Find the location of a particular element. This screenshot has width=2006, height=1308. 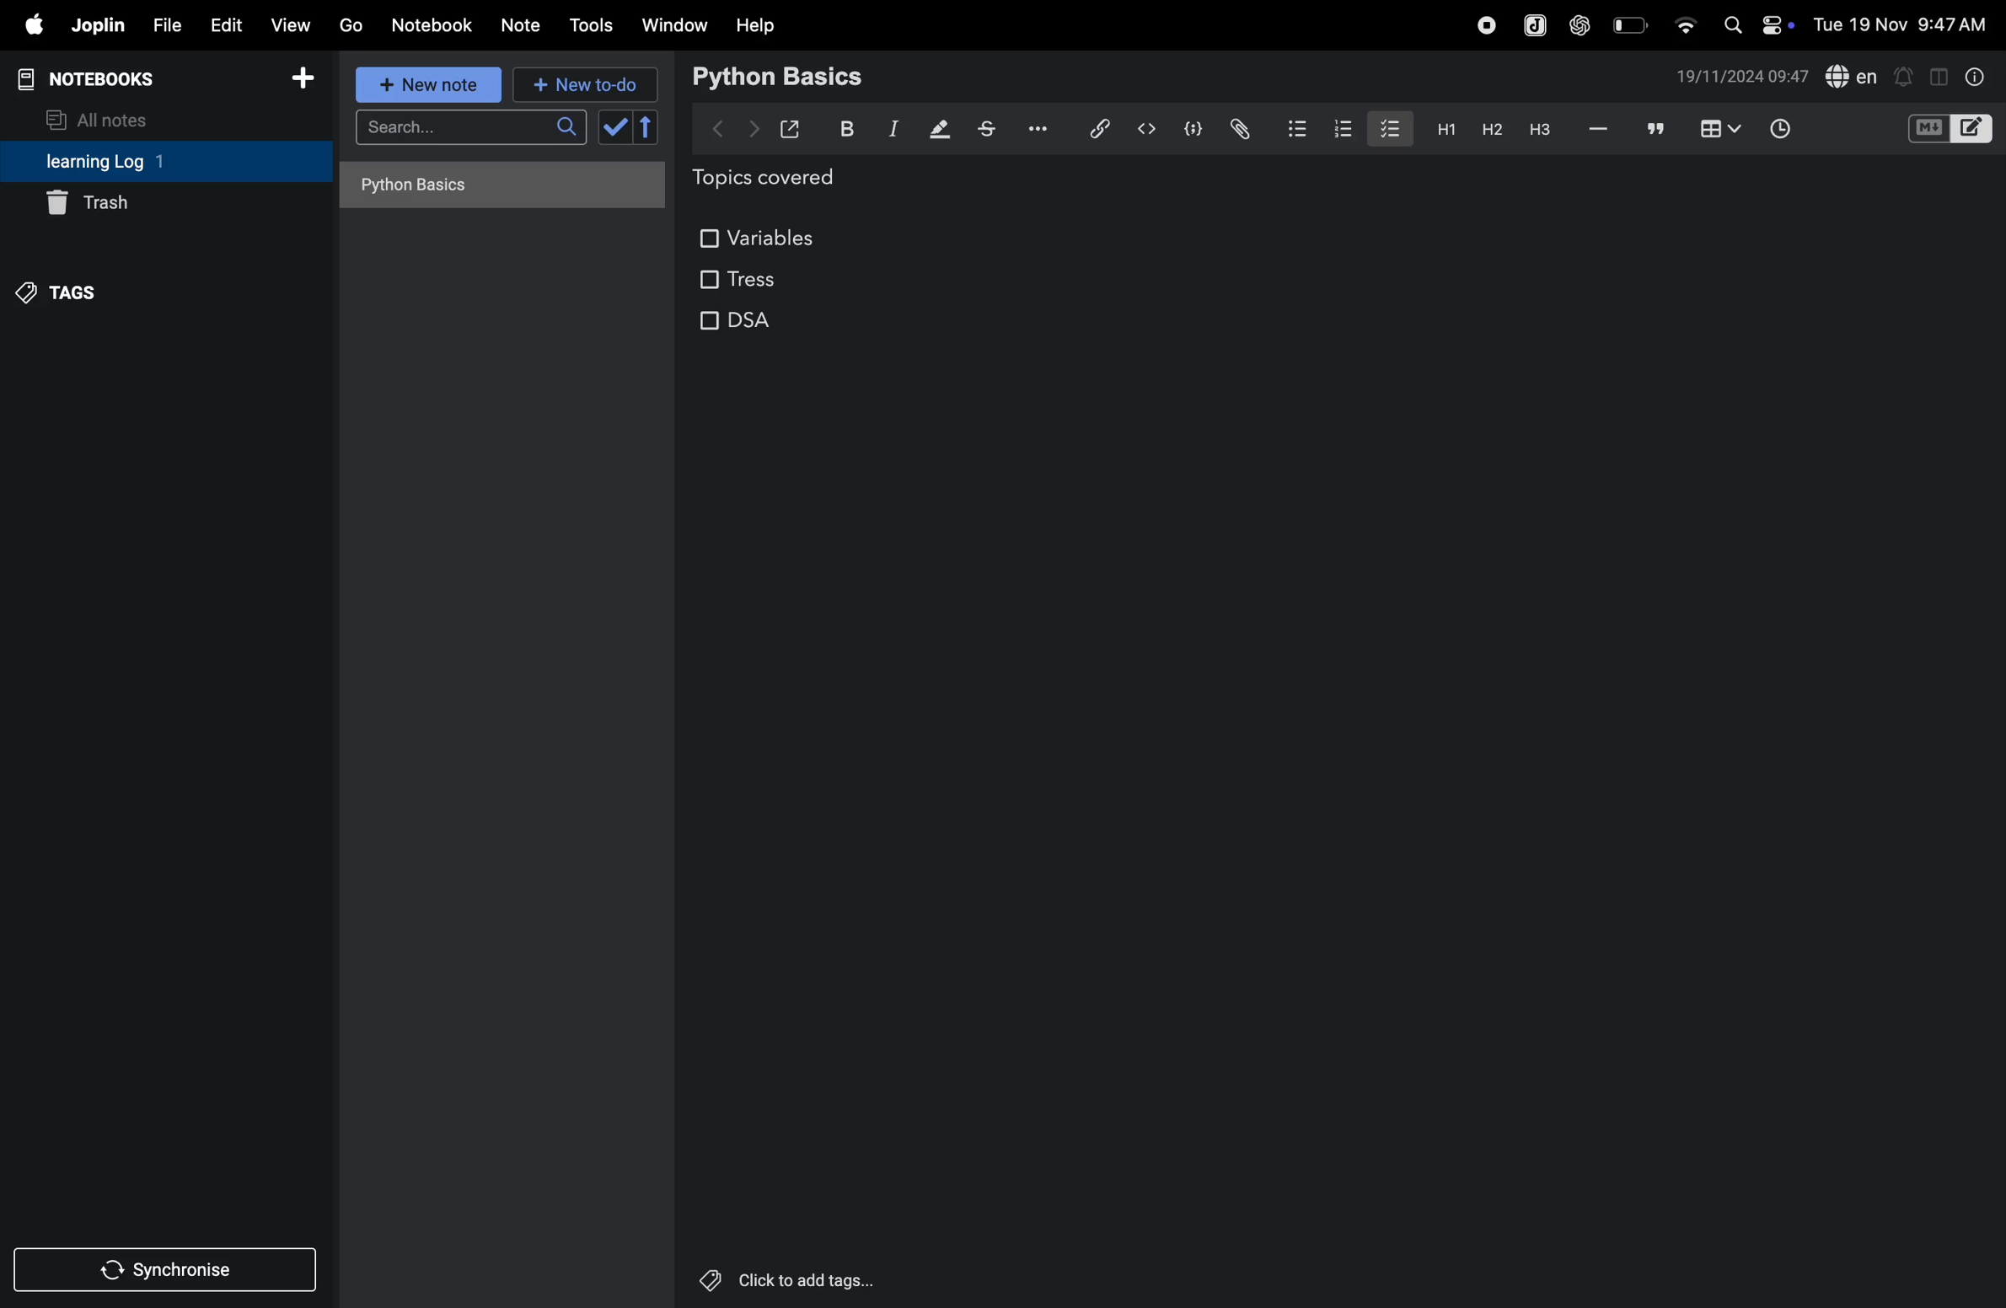

window is located at coordinates (675, 24).